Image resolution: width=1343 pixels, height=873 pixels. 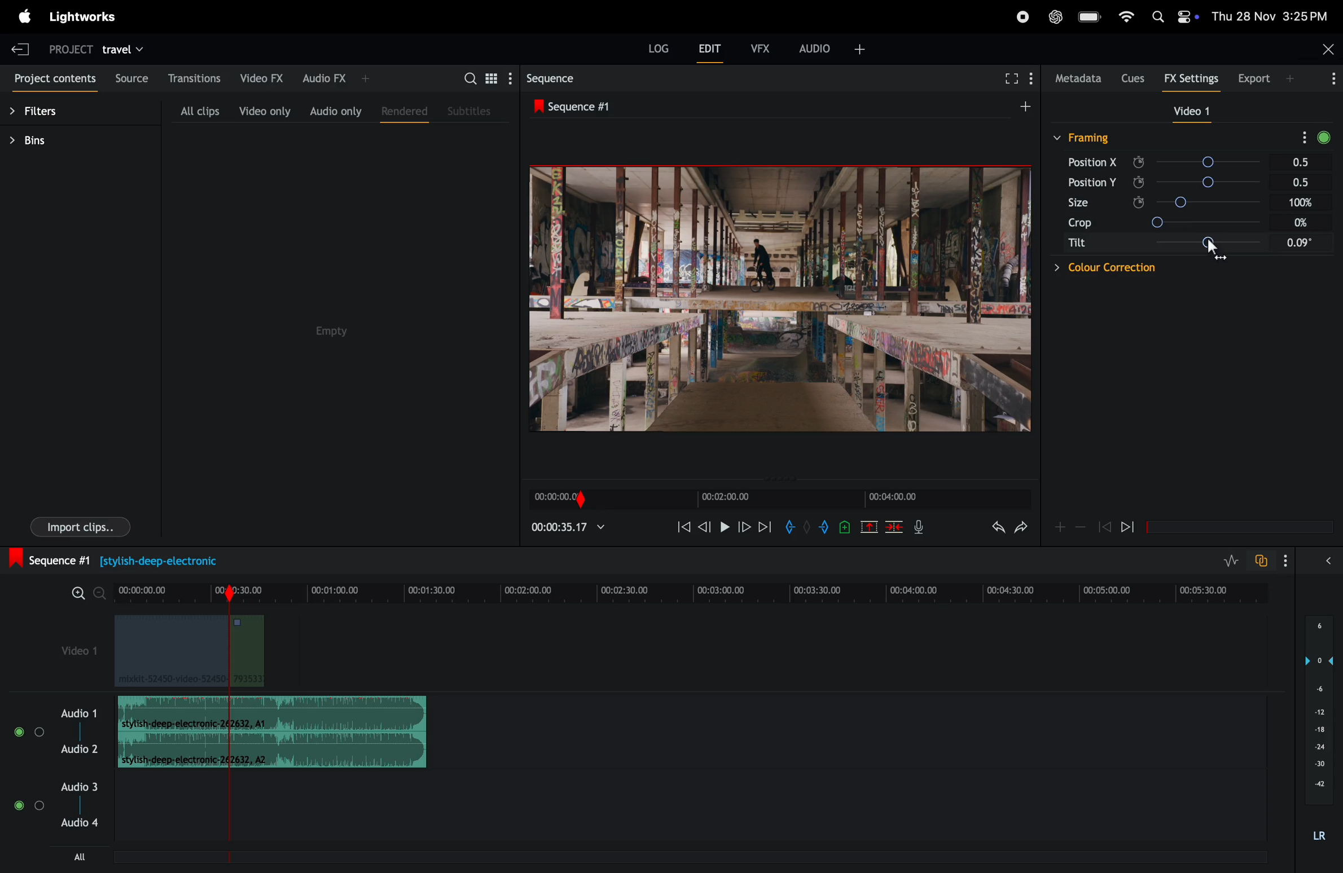 I want to click on Enable/Disable keyframe, so click(x=1139, y=180).